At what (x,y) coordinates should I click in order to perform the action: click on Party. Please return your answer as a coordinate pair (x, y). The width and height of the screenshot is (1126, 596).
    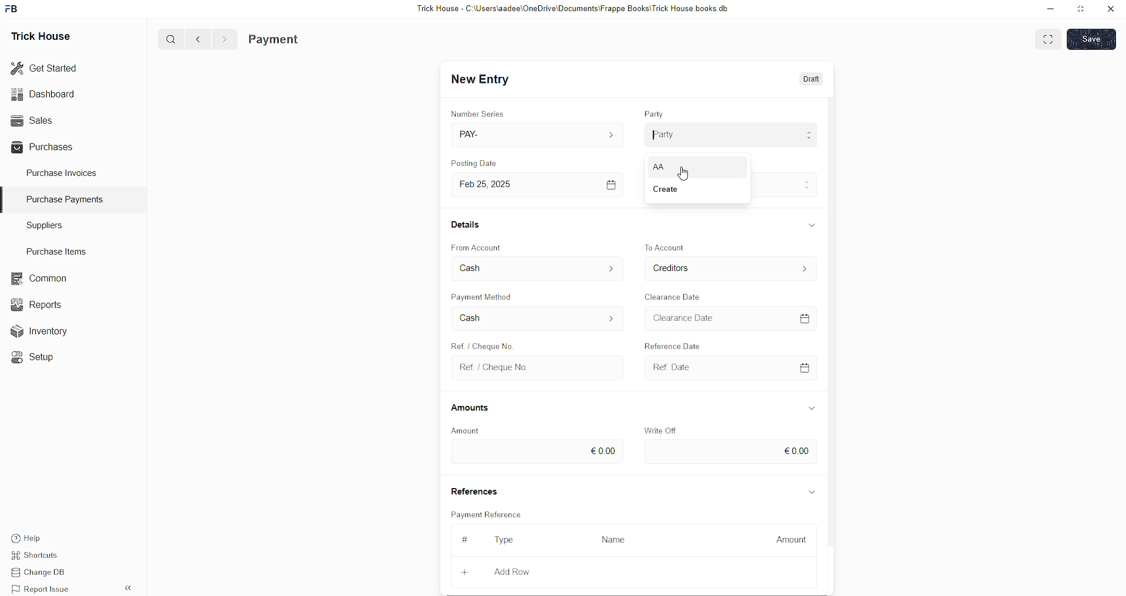
    Looking at the image, I should click on (656, 111).